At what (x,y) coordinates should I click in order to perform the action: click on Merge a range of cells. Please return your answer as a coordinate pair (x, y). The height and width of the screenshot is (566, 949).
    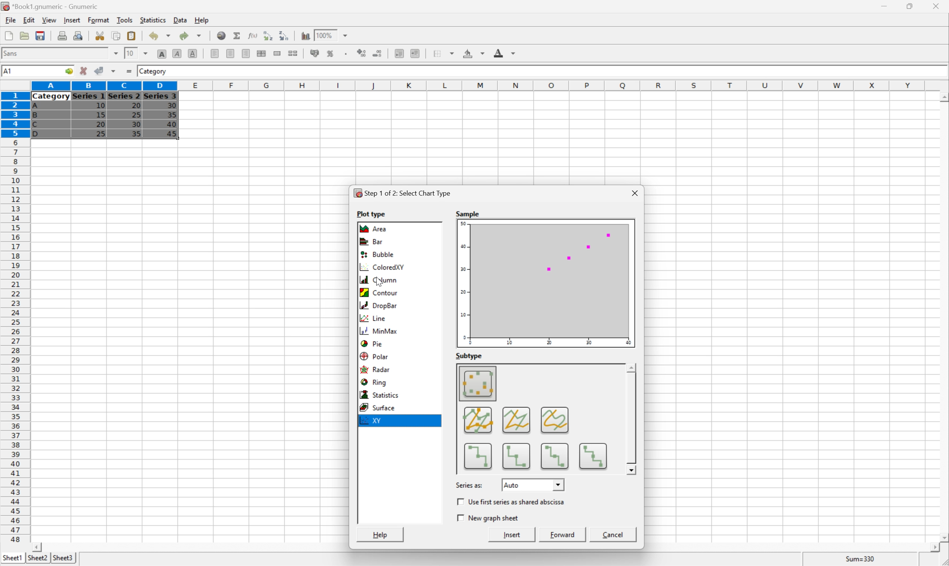
    Looking at the image, I should click on (277, 53).